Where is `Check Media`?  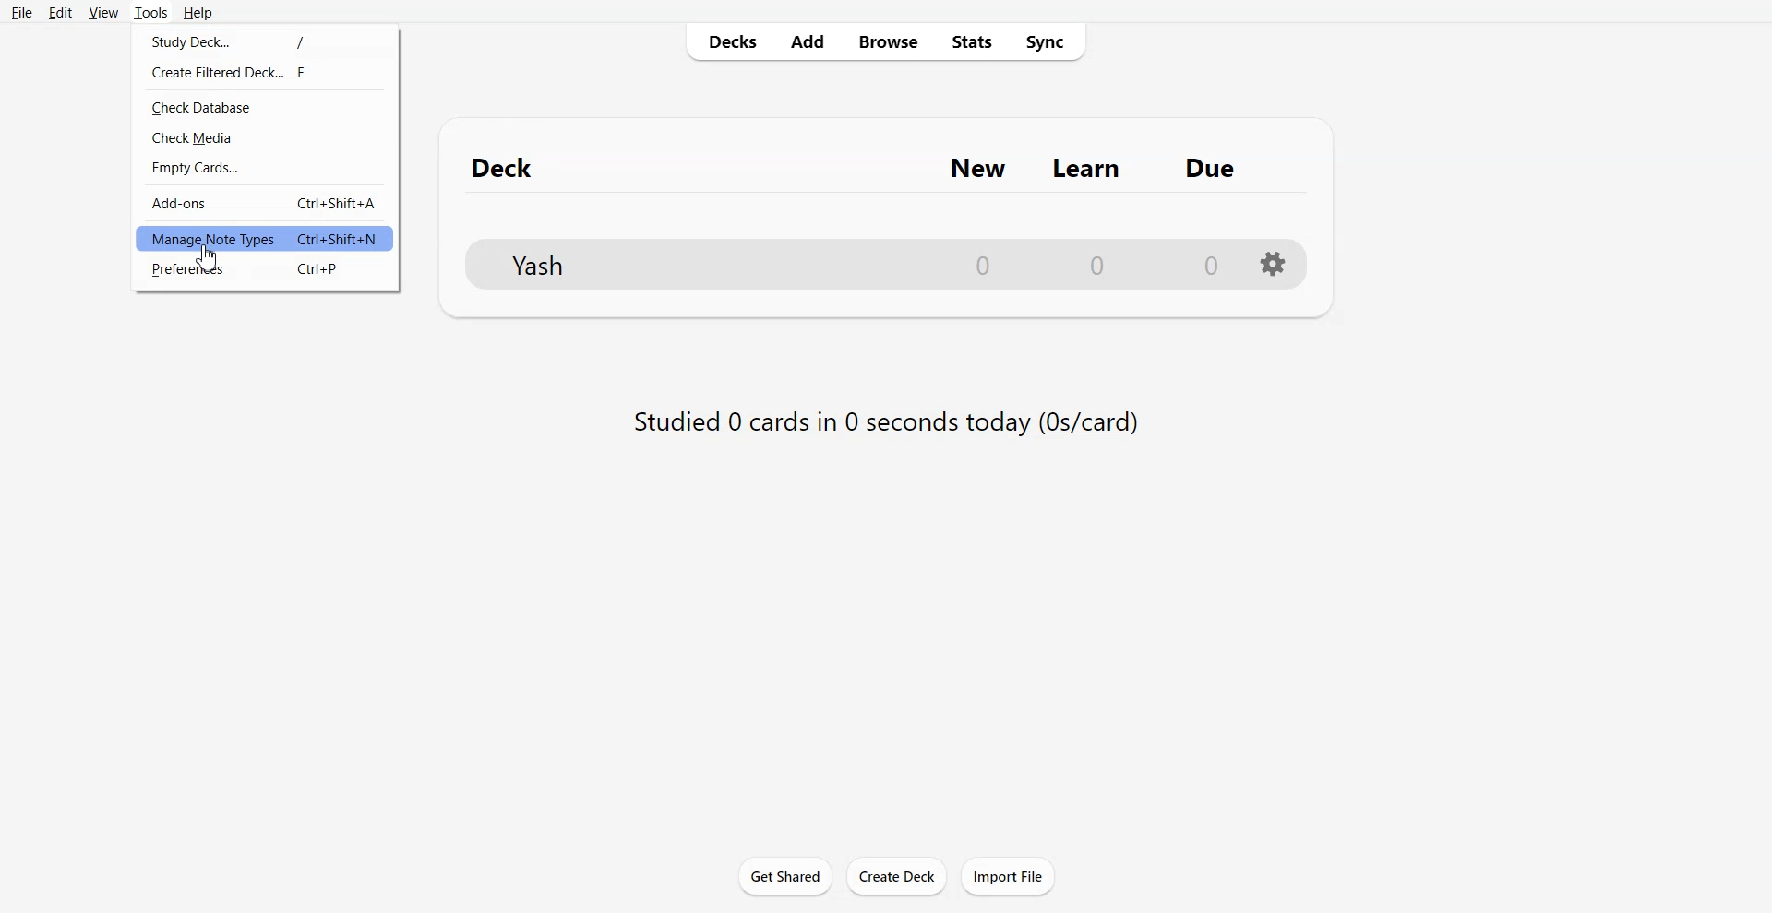 Check Media is located at coordinates (265, 136).